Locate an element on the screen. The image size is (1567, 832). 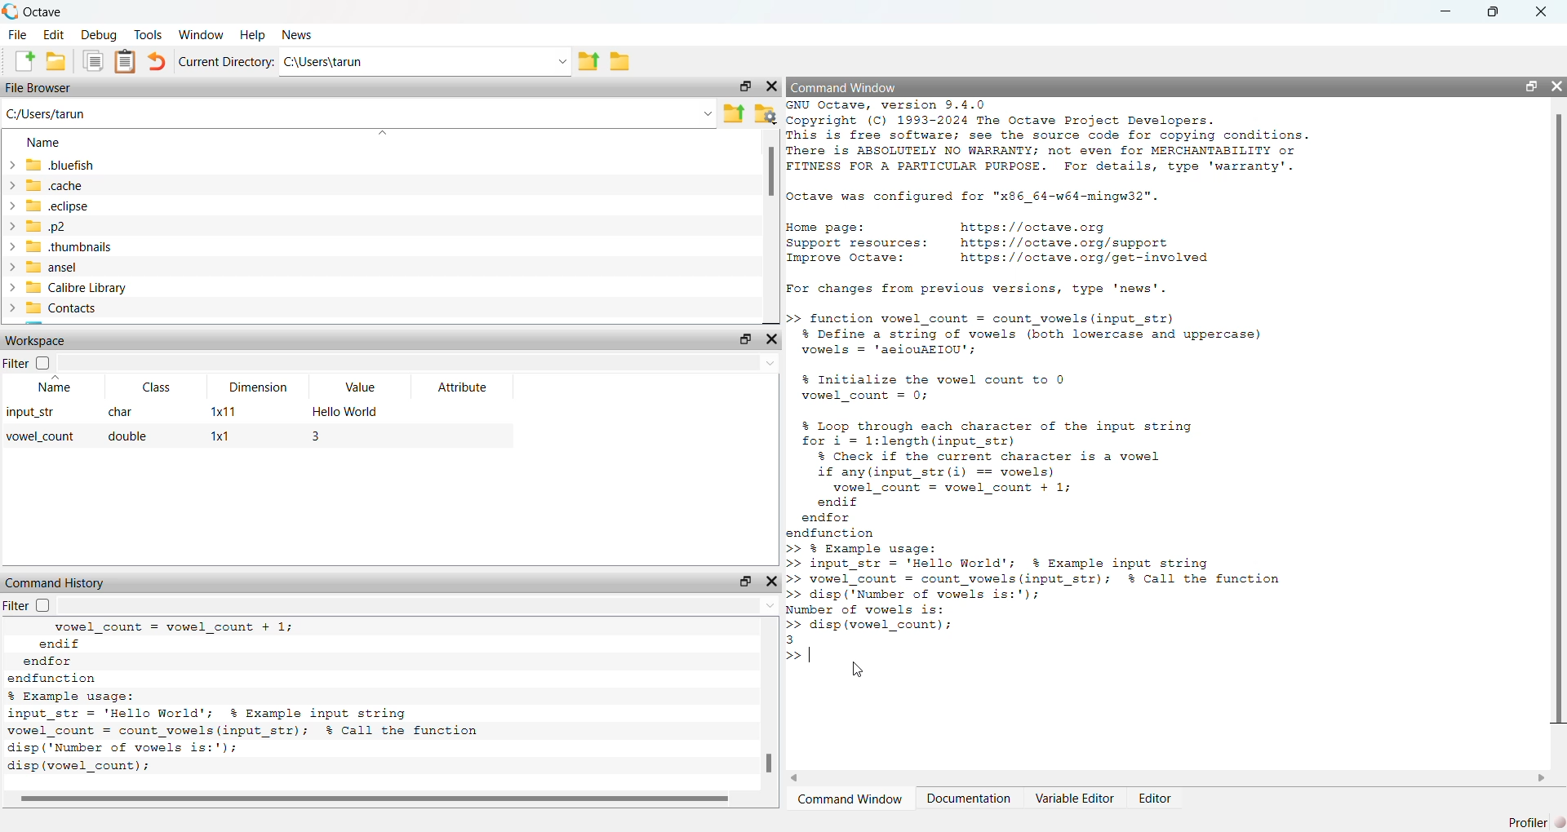
Name is located at coordinates (55, 386).